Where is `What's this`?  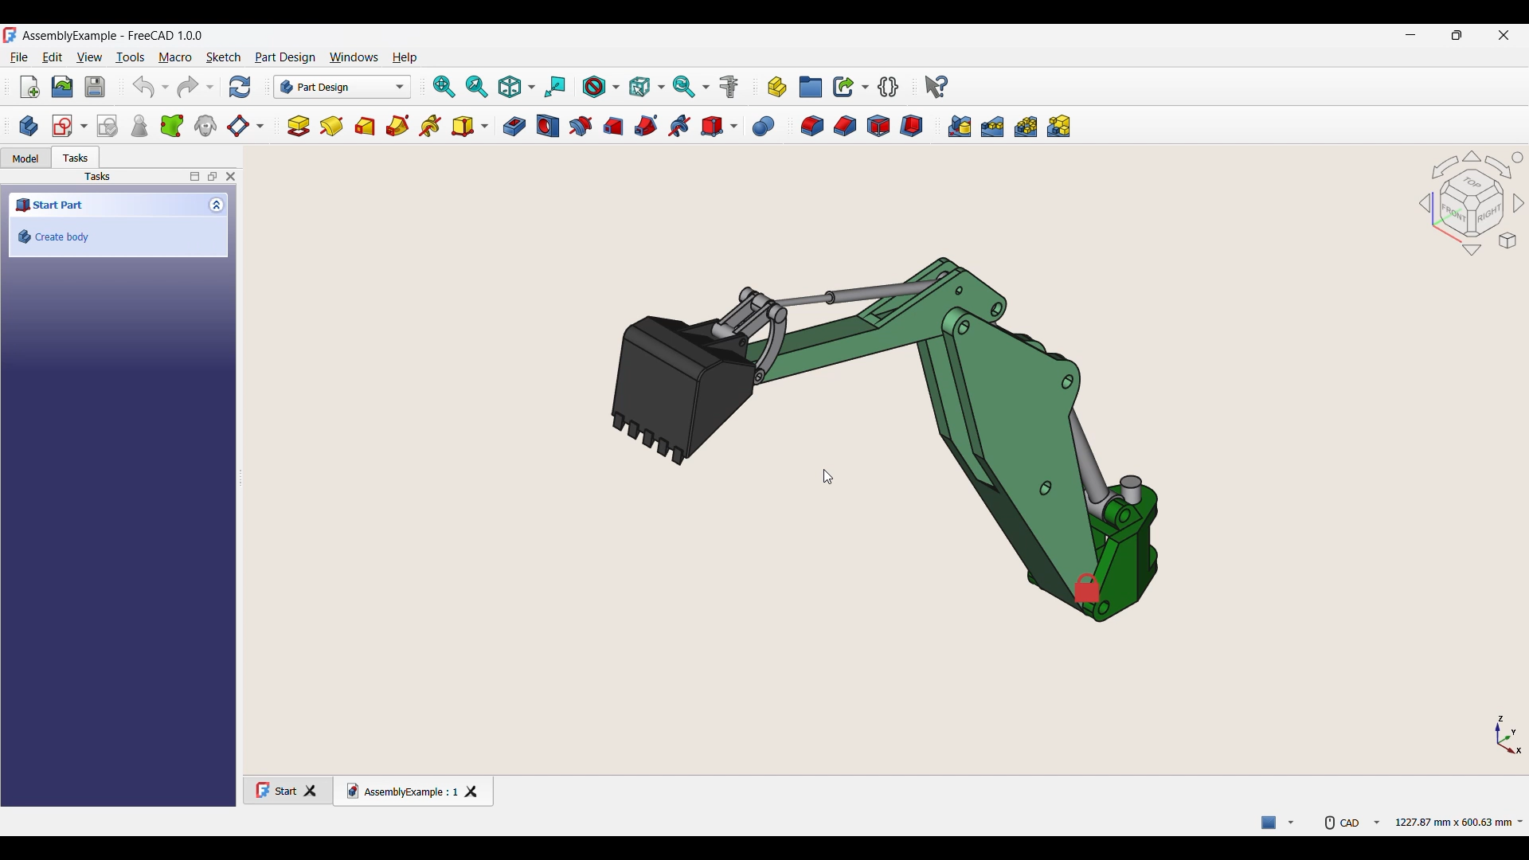
What's this is located at coordinates (938, 87).